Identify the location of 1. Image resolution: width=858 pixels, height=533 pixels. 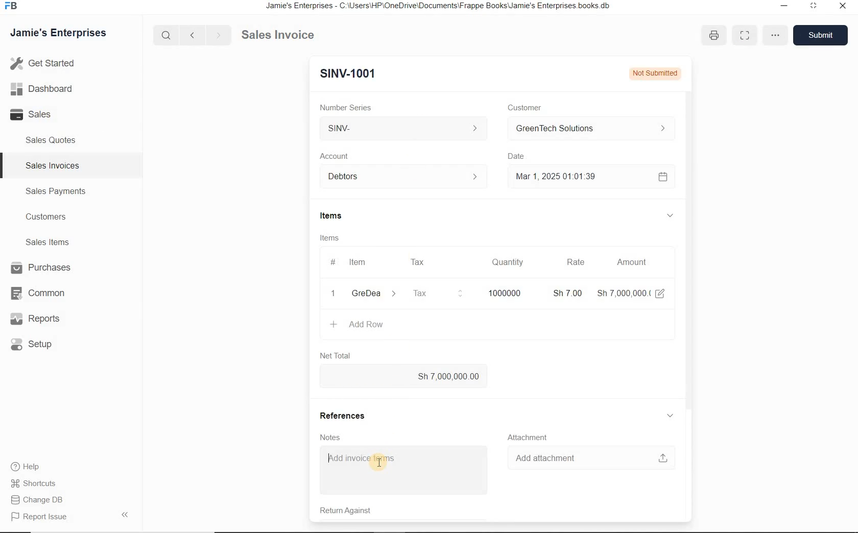
(333, 294).